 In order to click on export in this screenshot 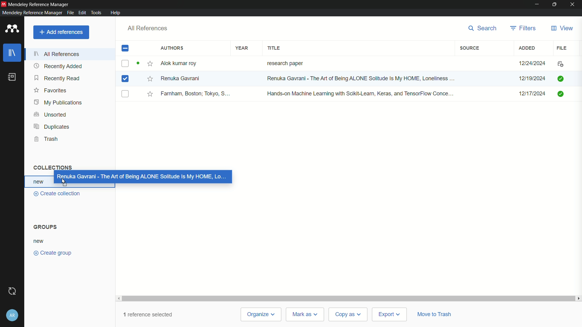, I will do `click(390, 314)`.